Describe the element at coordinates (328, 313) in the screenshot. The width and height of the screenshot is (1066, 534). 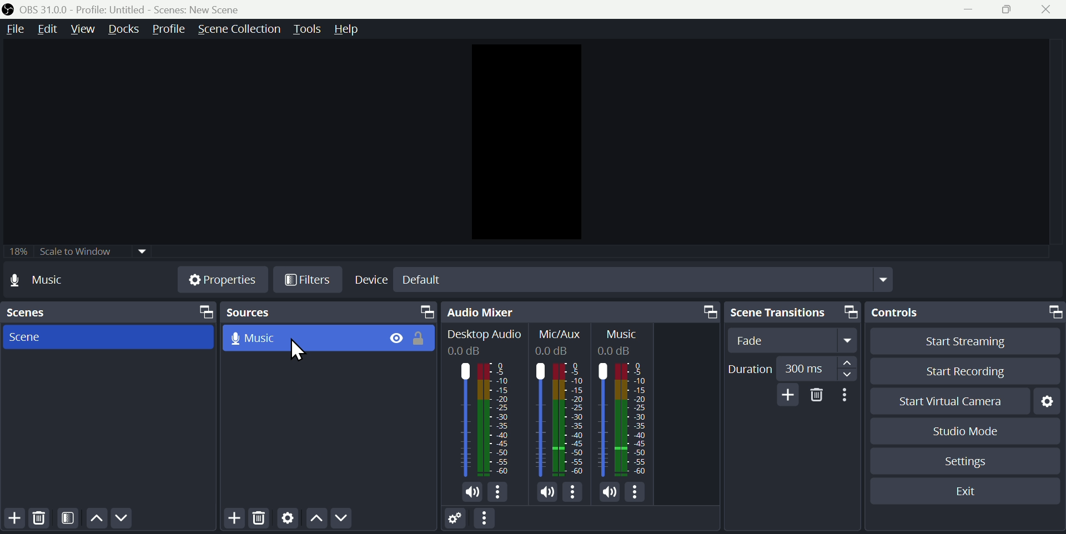
I see `Sources` at that location.